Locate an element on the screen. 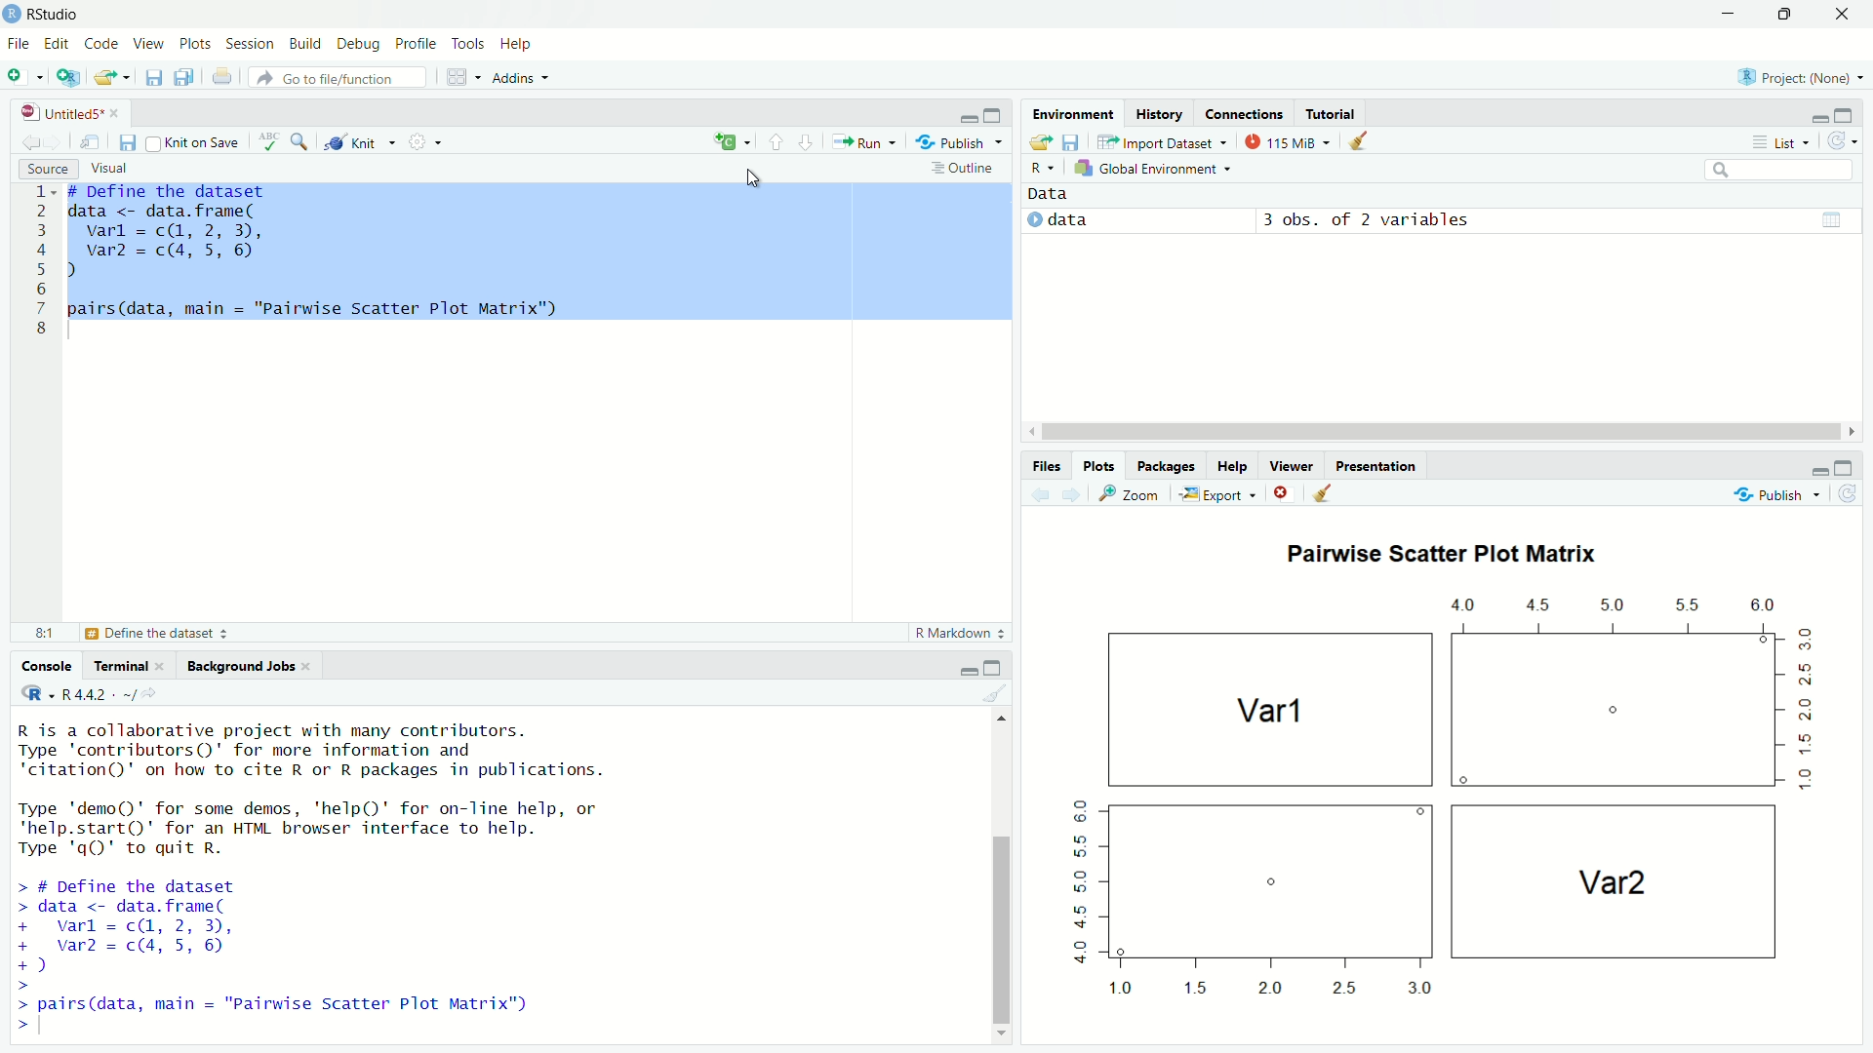  Minimize is located at coordinates (1820, 119).